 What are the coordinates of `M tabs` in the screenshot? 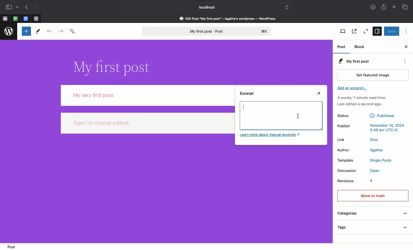 It's located at (4, 18).